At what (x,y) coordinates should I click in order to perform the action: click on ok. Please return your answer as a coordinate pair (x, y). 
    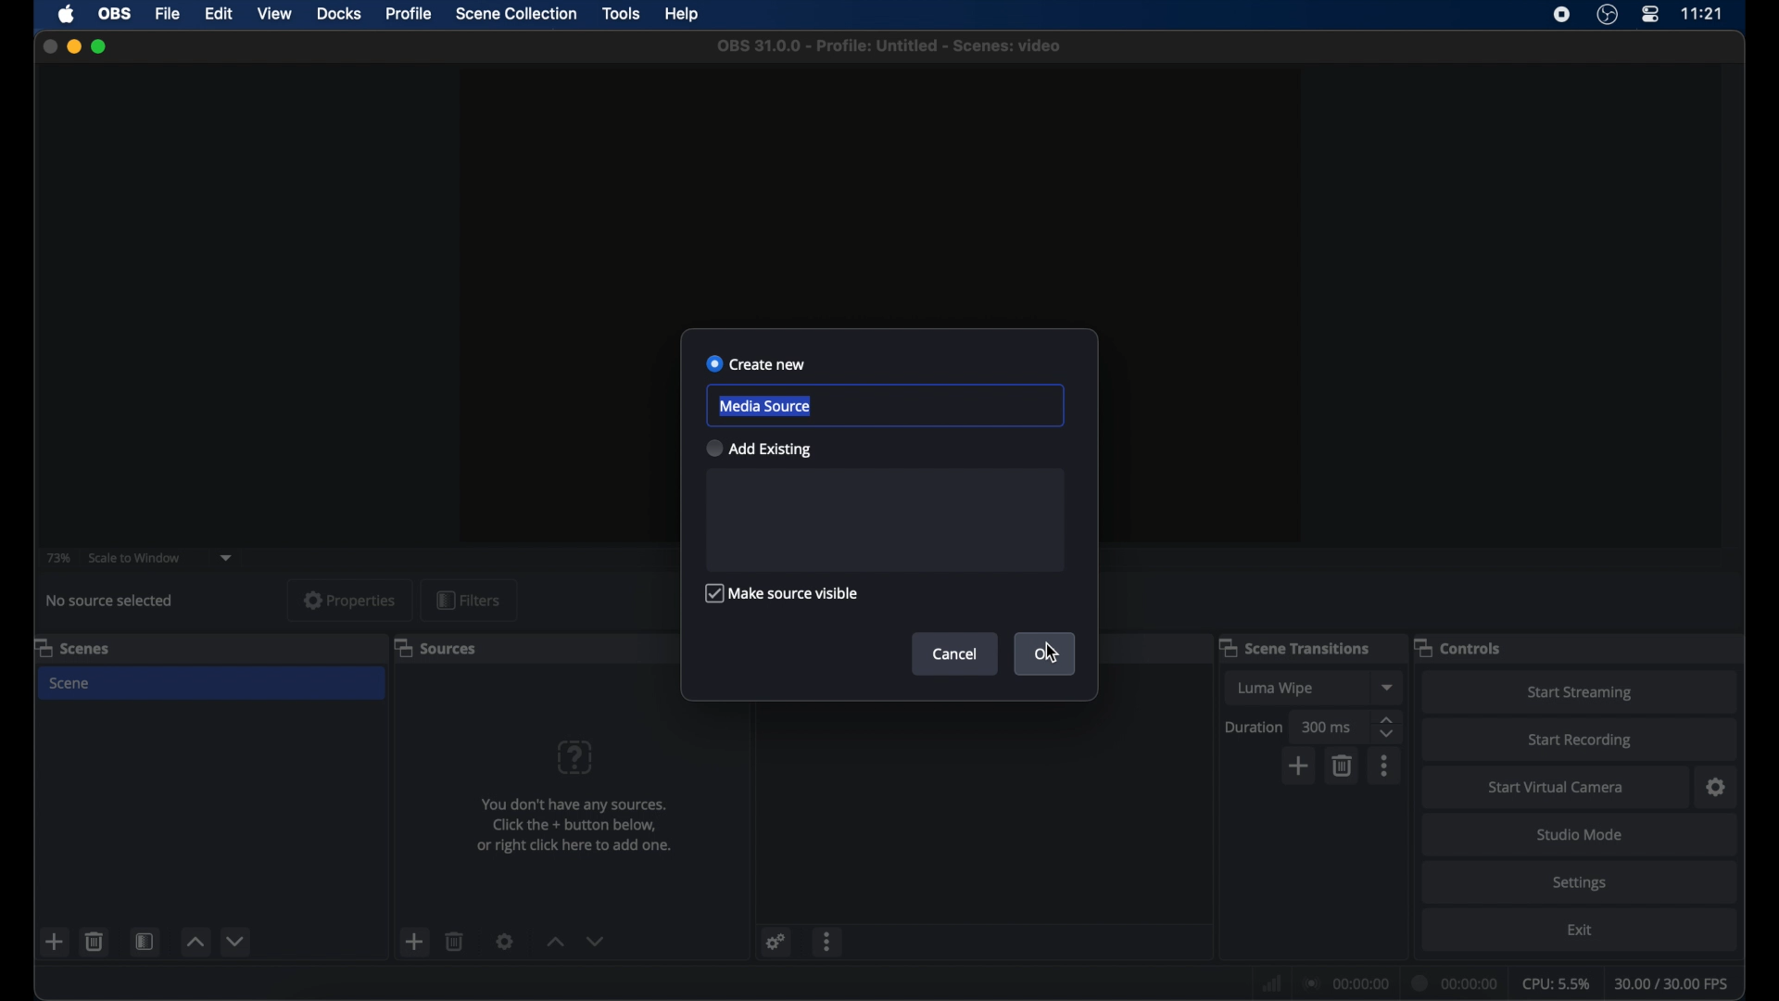
    Looking at the image, I should click on (1046, 653).